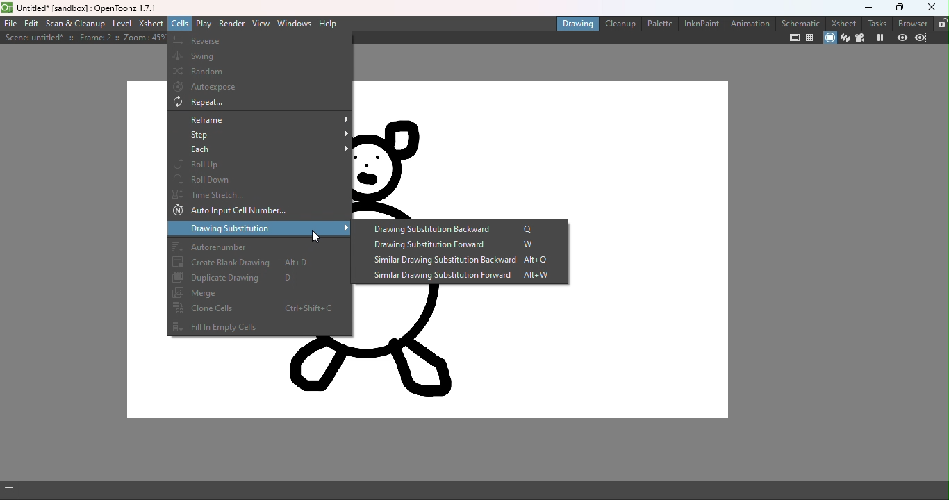 This screenshot has height=500, width=949. I want to click on Windows, so click(295, 24).